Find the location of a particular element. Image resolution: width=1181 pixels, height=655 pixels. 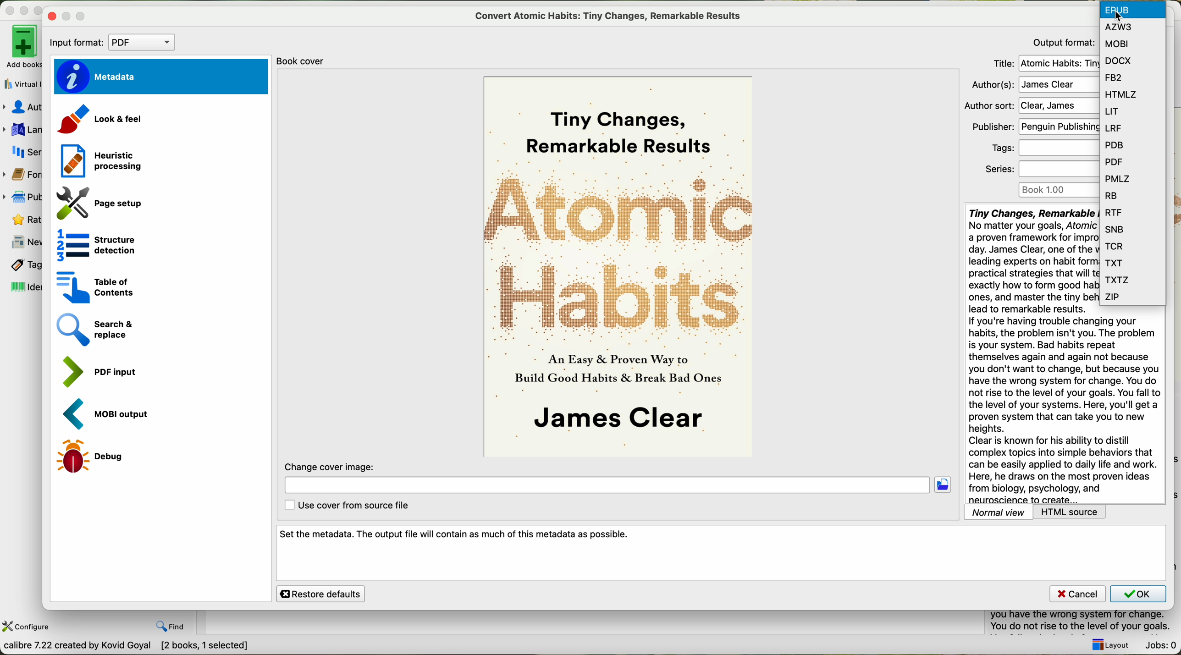

ZIP is located at coordinates (1132, 296).